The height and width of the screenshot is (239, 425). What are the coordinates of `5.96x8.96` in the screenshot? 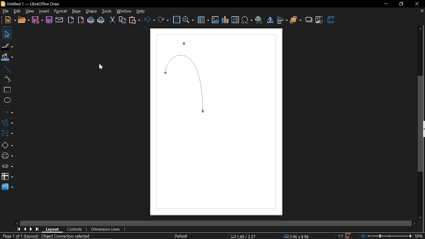 It's located at (299, 236).